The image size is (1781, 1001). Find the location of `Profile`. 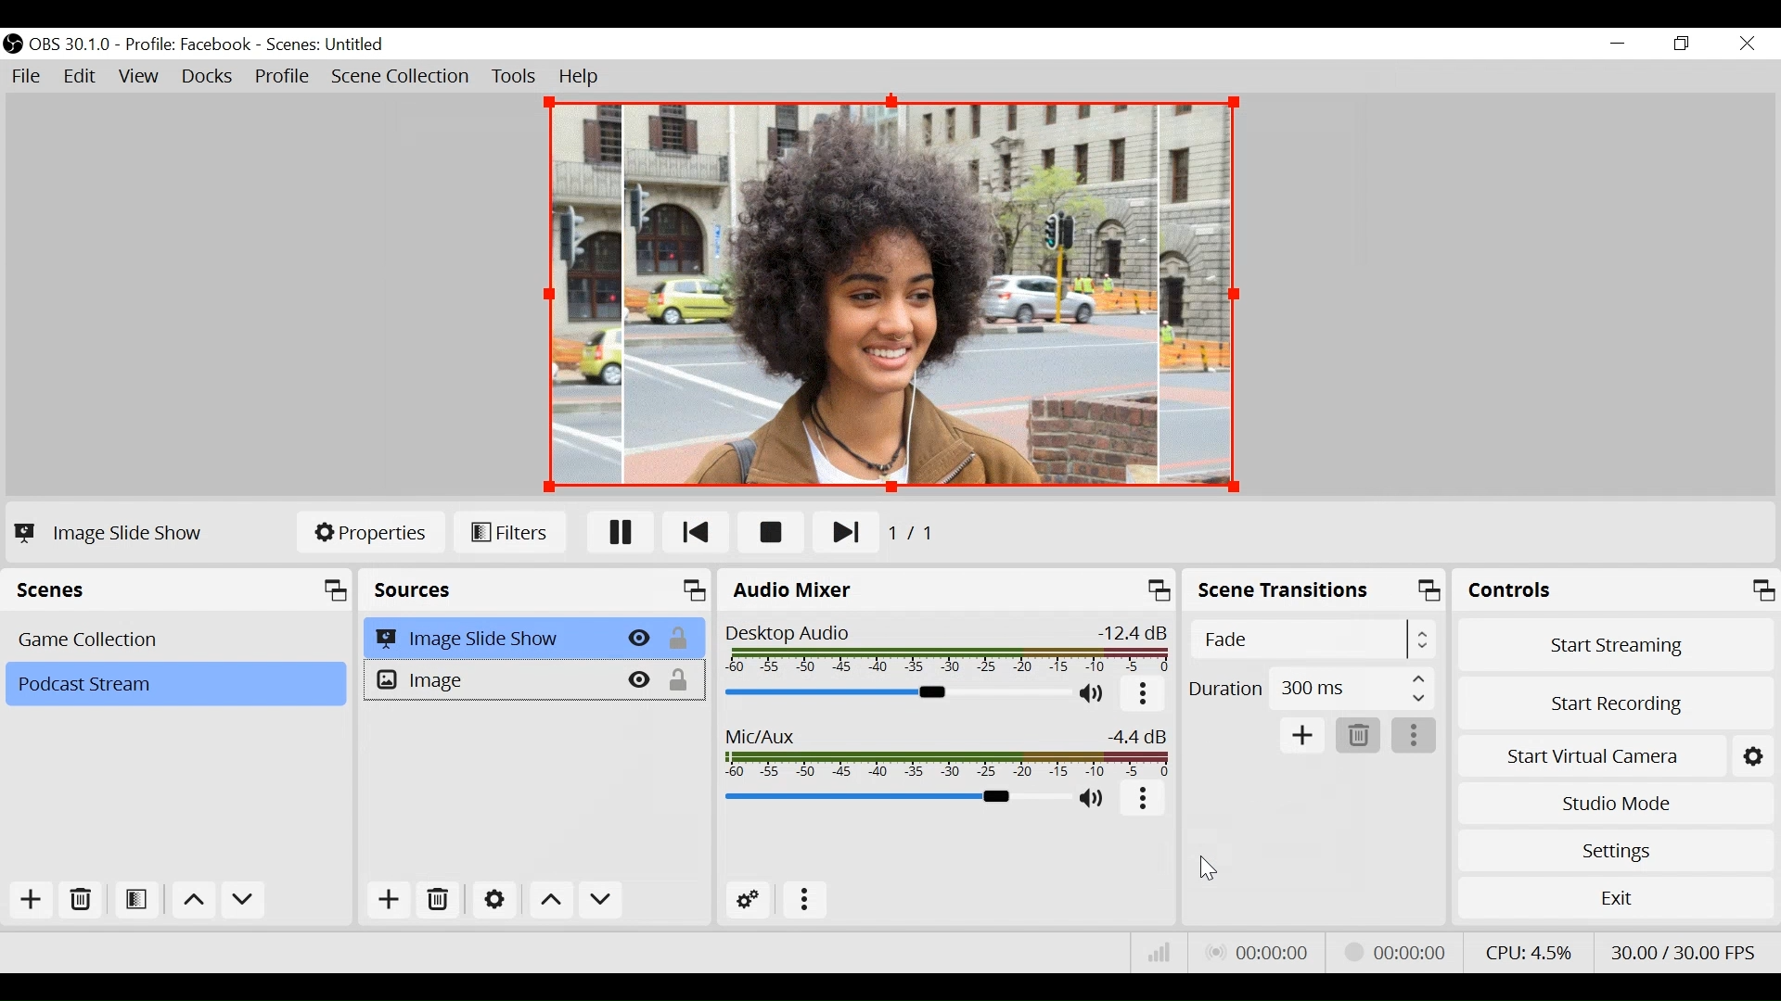

Profile is located at coordinates (188, 44).